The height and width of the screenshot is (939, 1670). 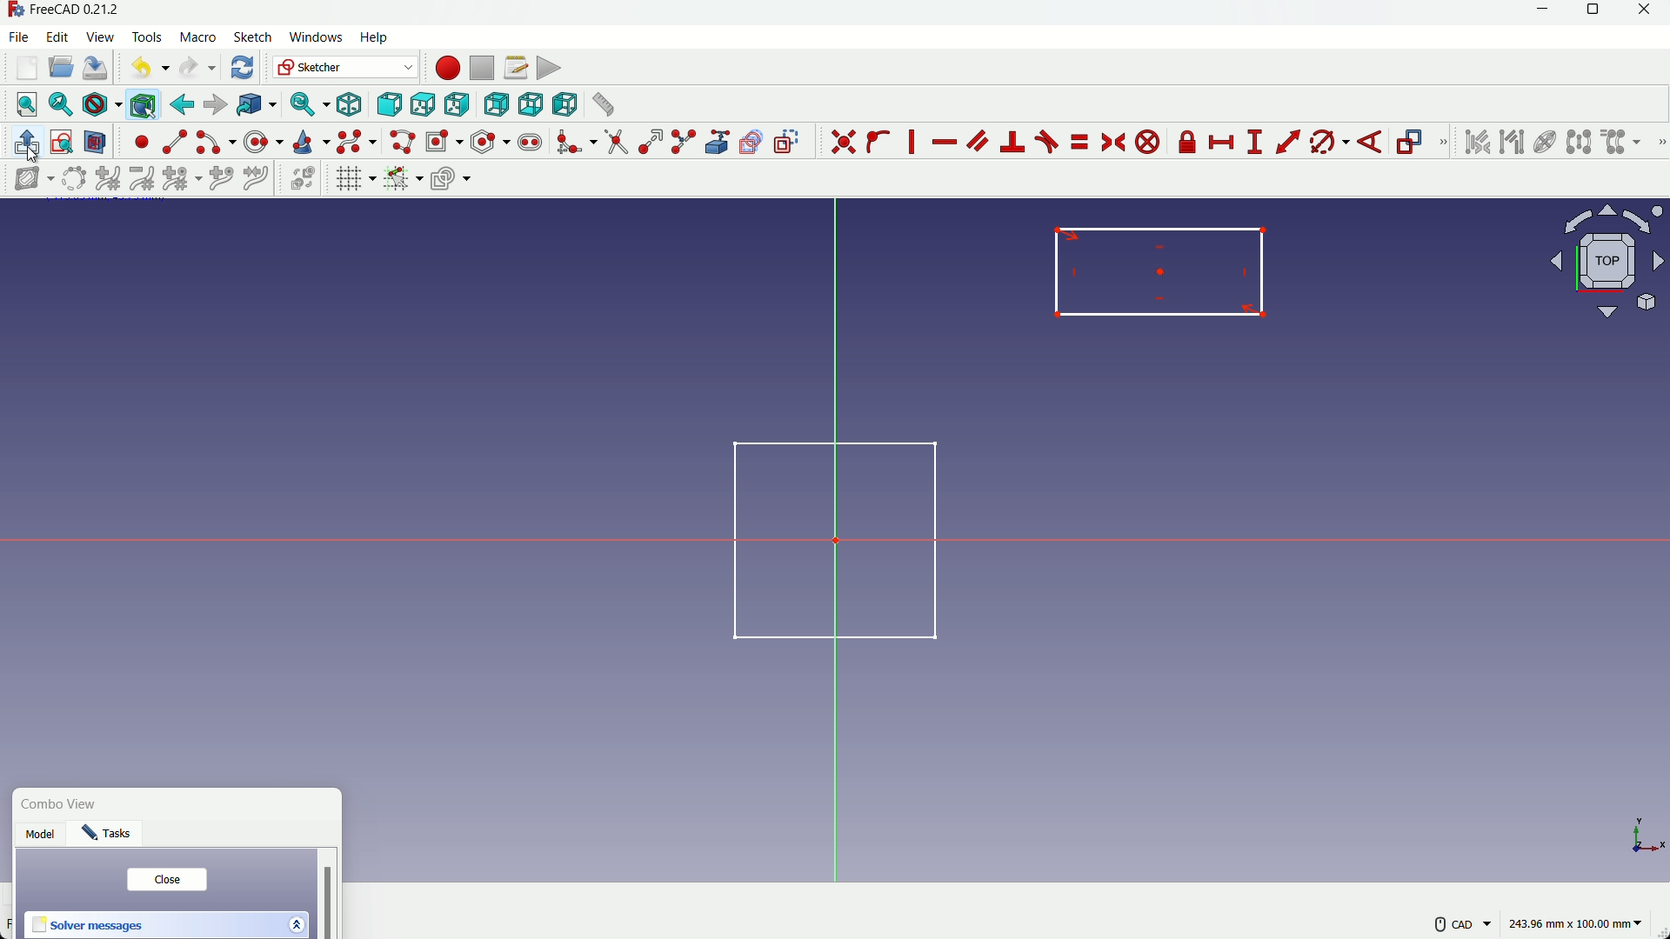 I want to click on tools menu, so click(x=148, y=37).